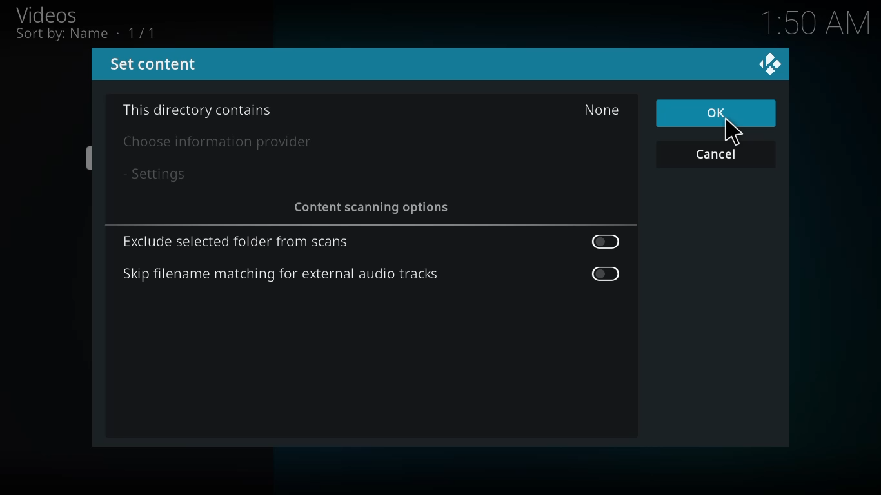  I want to click on cancel, so click(725, 155).